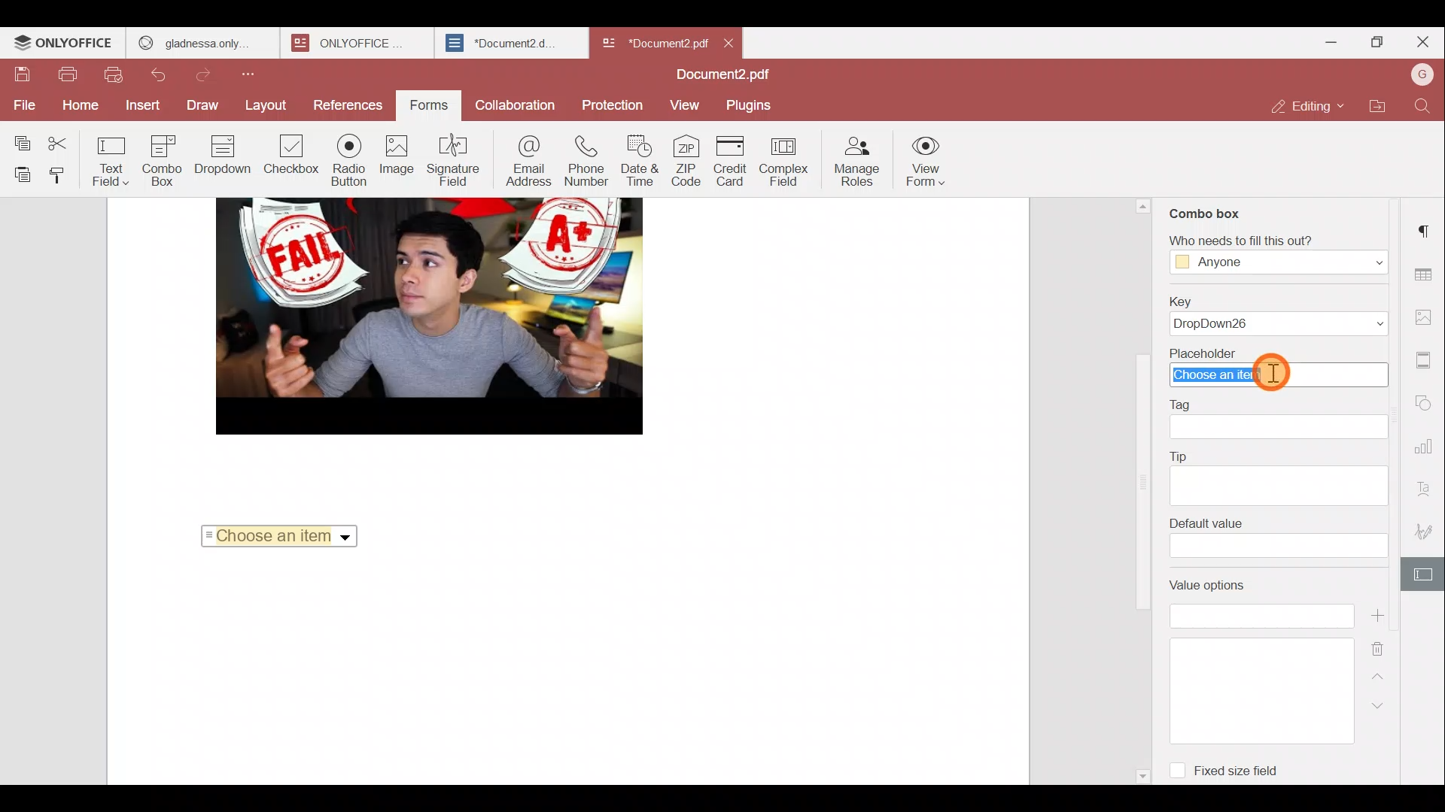  What do you see at coordinates (1206, 211) in the screenshot?
I see `Combo box` at bounding box center [1206, 211].